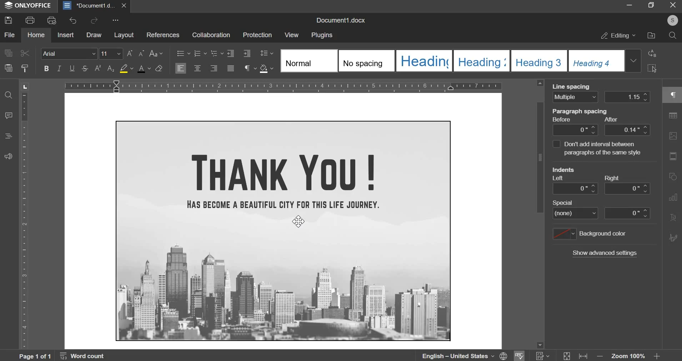 The image size is (682, 361). Describe the element at coordinates (124, 35) in the screenshot. I see `layout` at that location.